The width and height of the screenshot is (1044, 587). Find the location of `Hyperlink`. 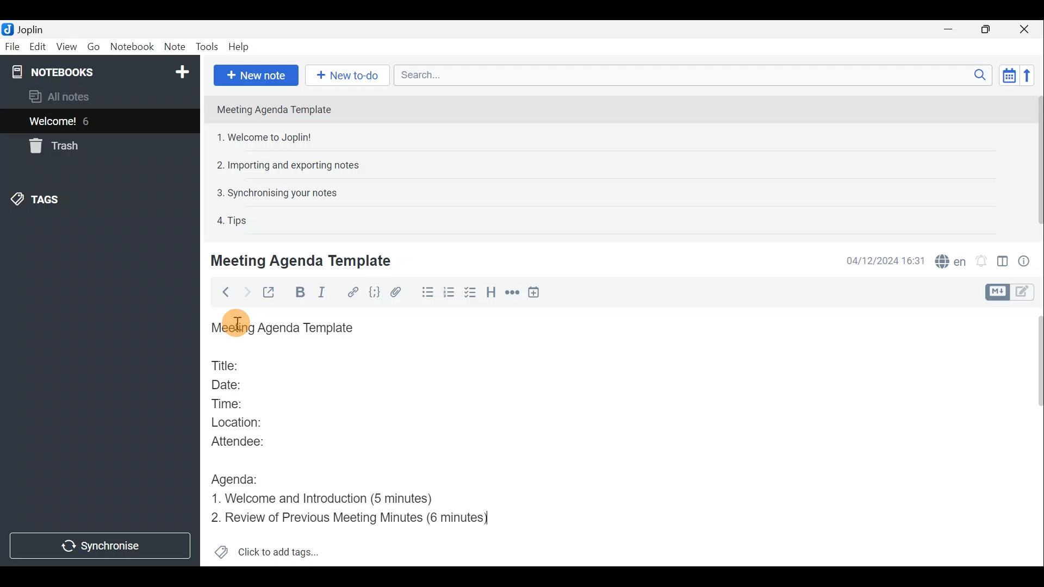

Hyperlink is located at coordinates (354, 292).